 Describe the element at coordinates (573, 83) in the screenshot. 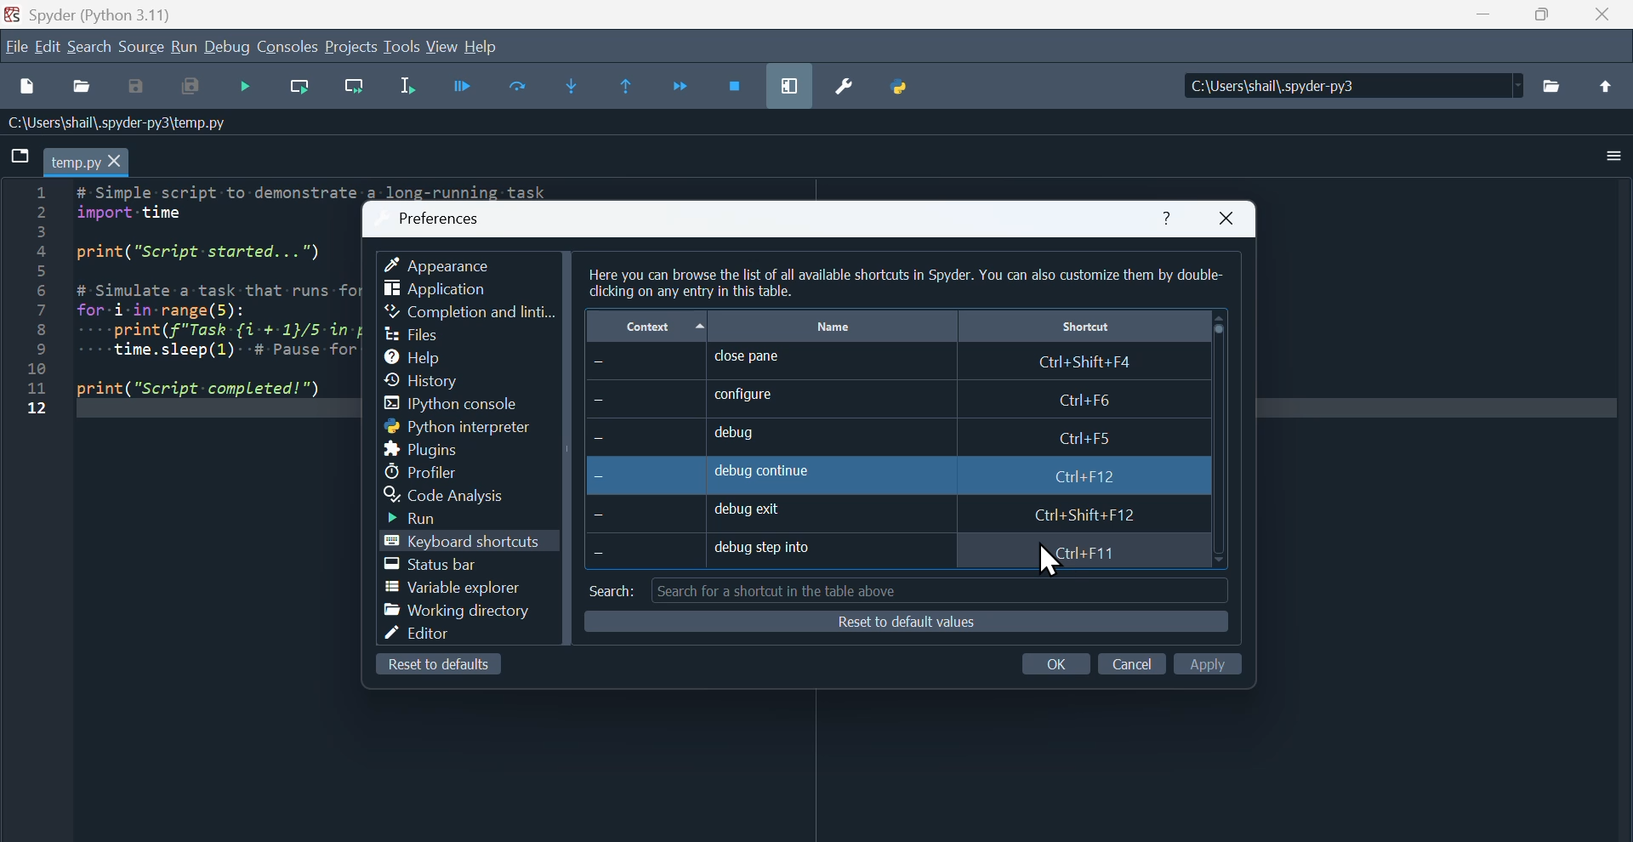

I see `Step into function` at that location.